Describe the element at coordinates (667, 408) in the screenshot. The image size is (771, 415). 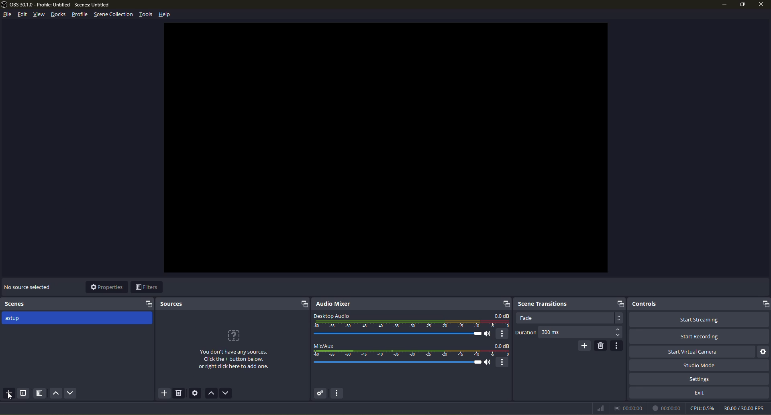
I see `time` at that location.